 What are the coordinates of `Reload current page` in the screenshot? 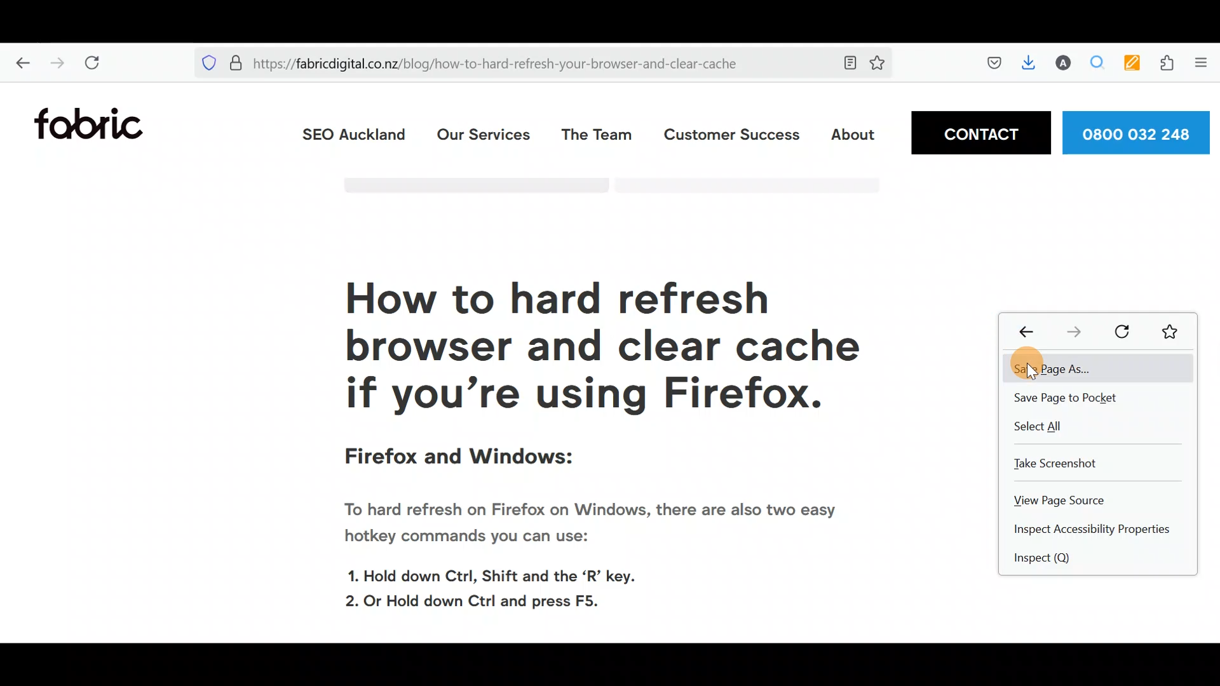 It's located at (96, 63).